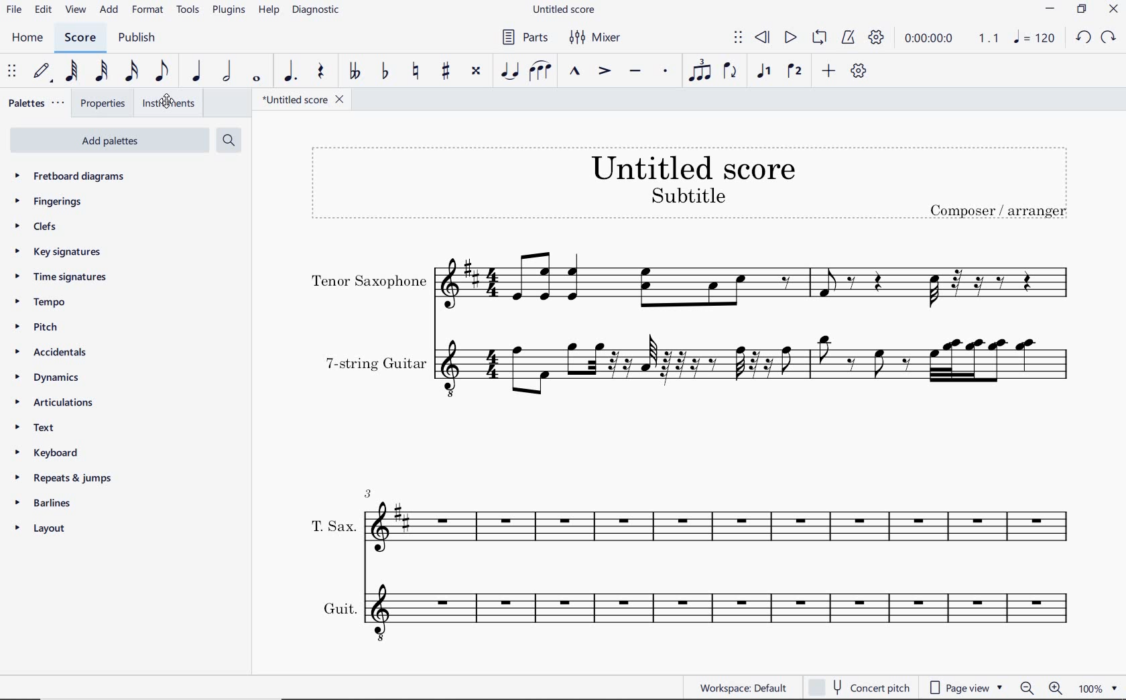  I want to click on FILE NAME, so click(563, 11).